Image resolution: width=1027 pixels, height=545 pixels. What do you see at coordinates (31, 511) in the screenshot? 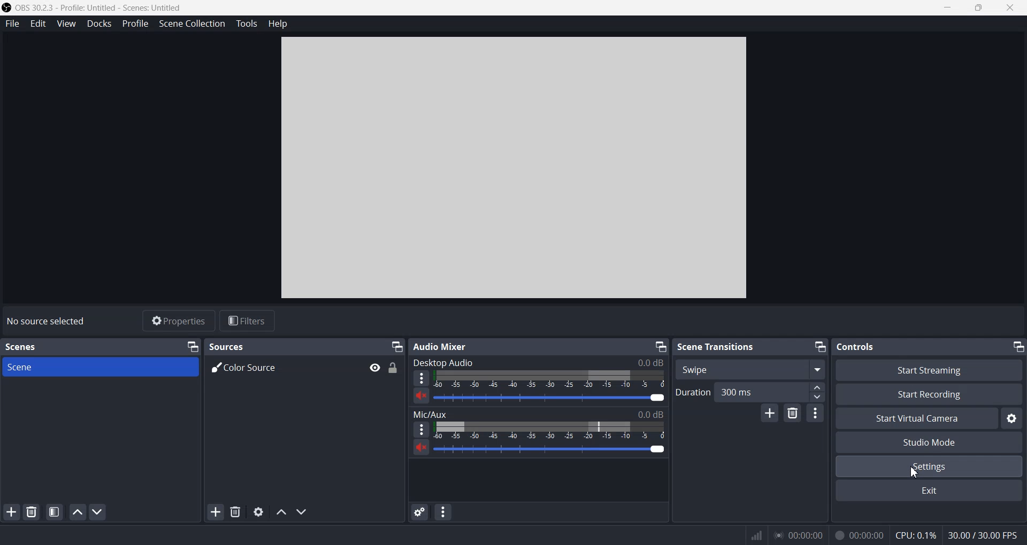
I see `Remove selected scene` at bounding box center [31, 511].